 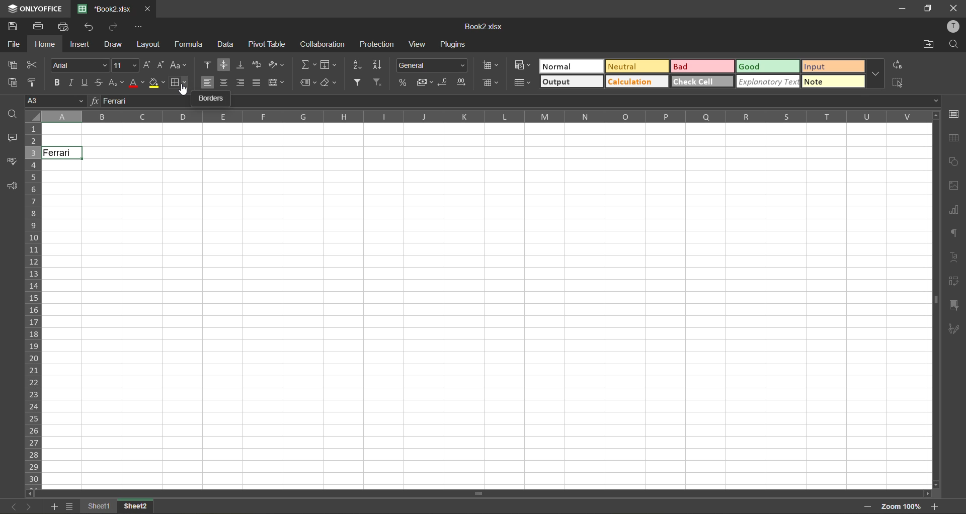 I want to click on align left, so click(x=208, y=81).